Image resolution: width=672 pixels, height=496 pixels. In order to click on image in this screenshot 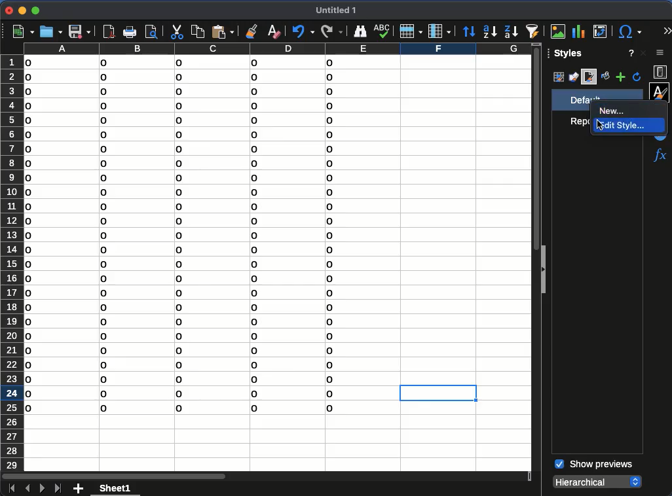, I will do `click(558, 31)`.